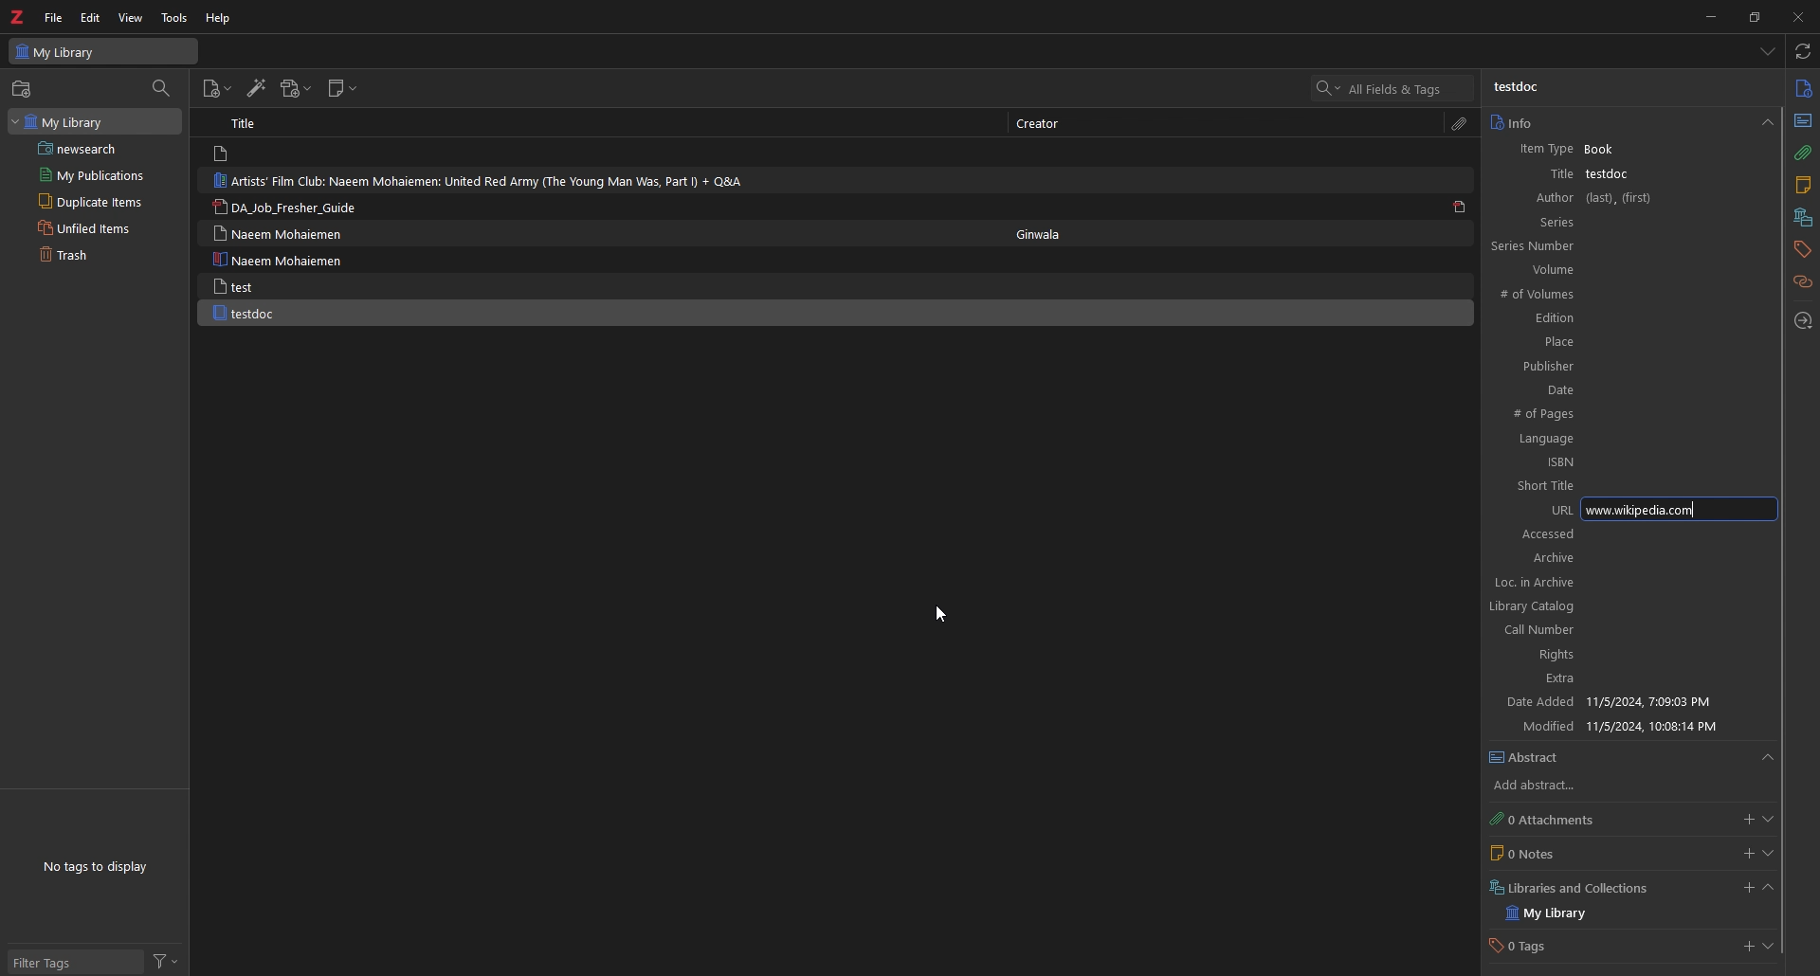 The image size is (1820, 976). Describe the element at coordinates (174, 19) in the screenshot. I see `tools` at that location.